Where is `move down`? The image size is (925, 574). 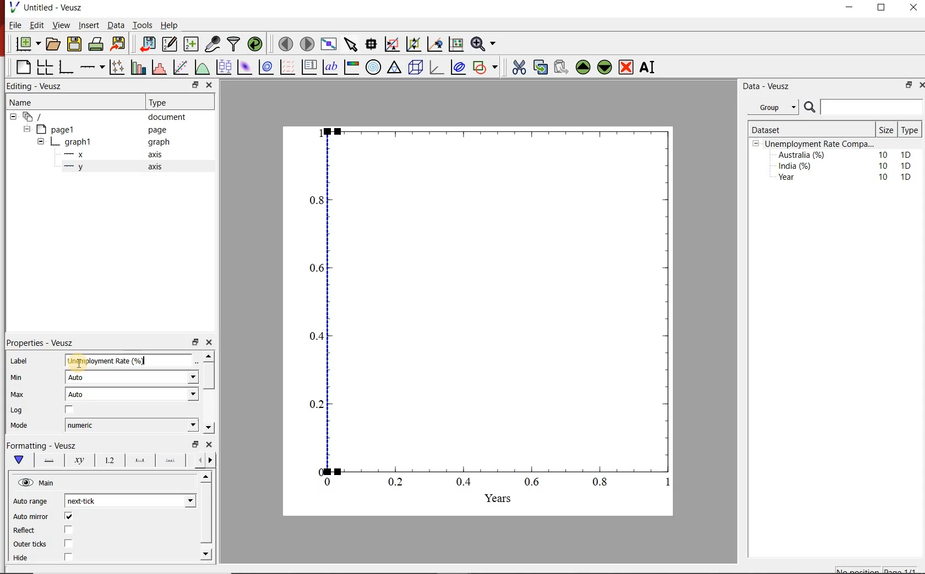
move down is located at coordinates (208, 427).